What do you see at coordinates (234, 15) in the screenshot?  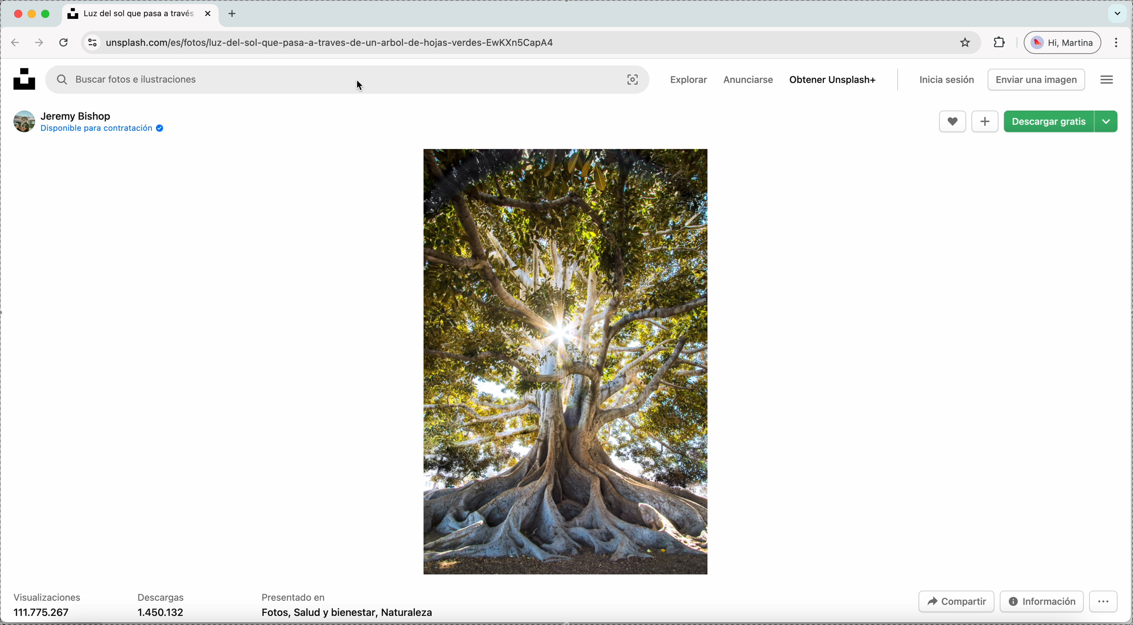 I see `tab` at bounding box center [234, 15].